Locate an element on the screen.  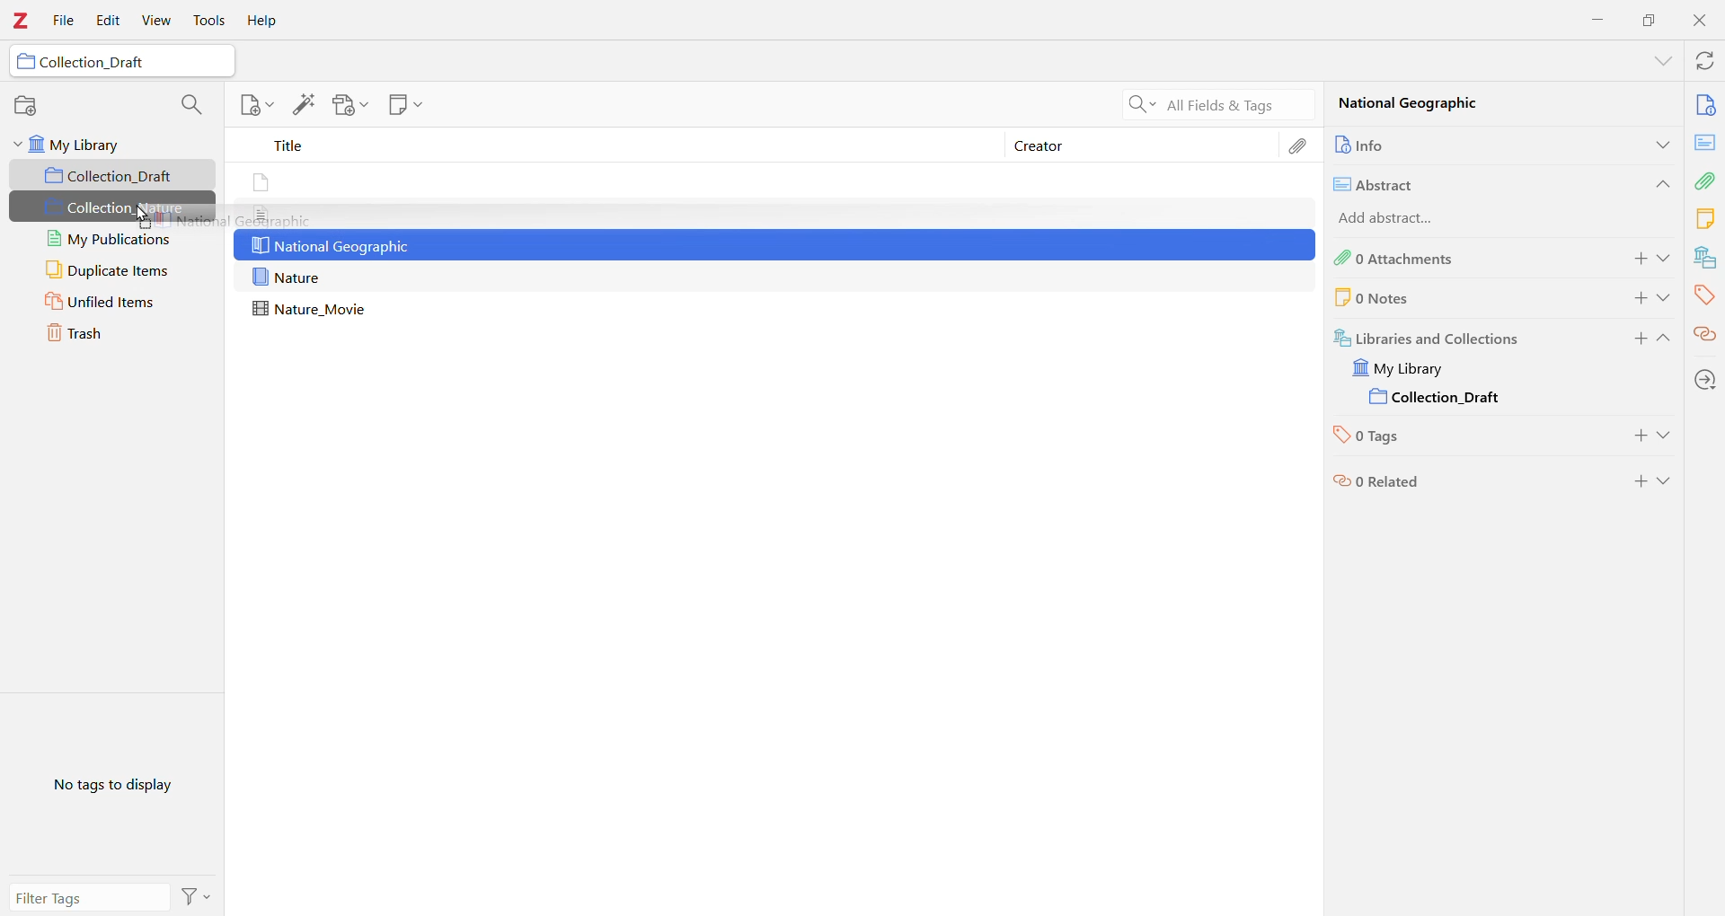
National Geographic is located at coordinates (331, 246).